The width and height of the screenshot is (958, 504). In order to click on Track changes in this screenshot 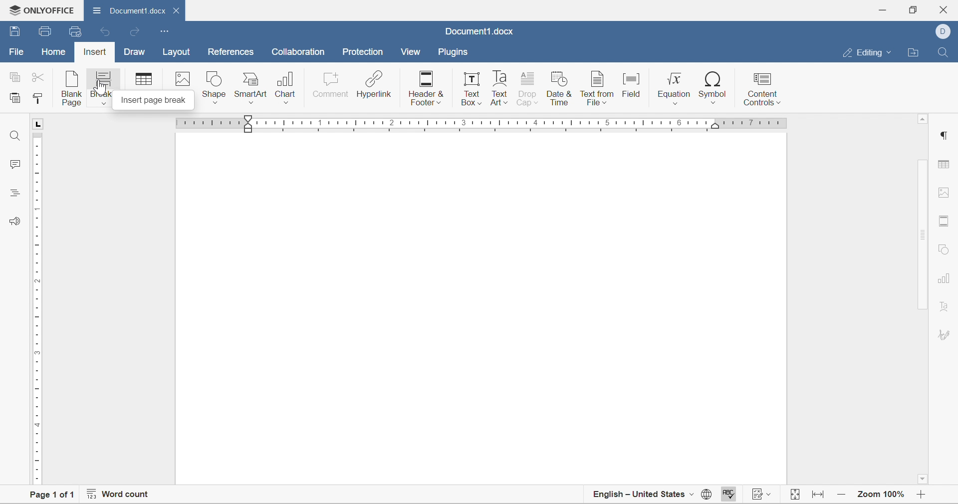, I will do `click(795, 496)`.